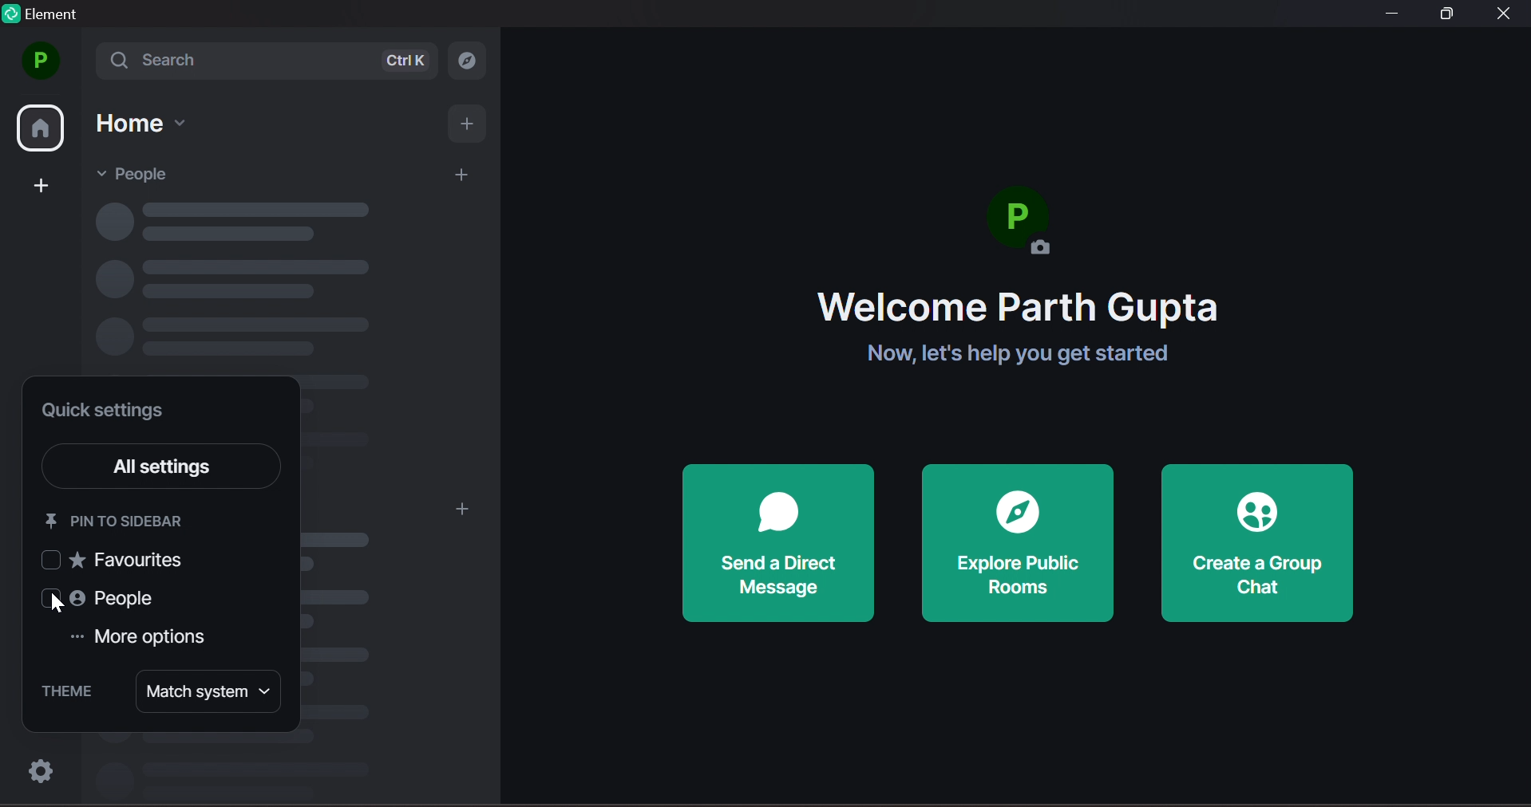 The height and width of the screenshot is (807, 1531). I want to click on People, so click(88, 598).